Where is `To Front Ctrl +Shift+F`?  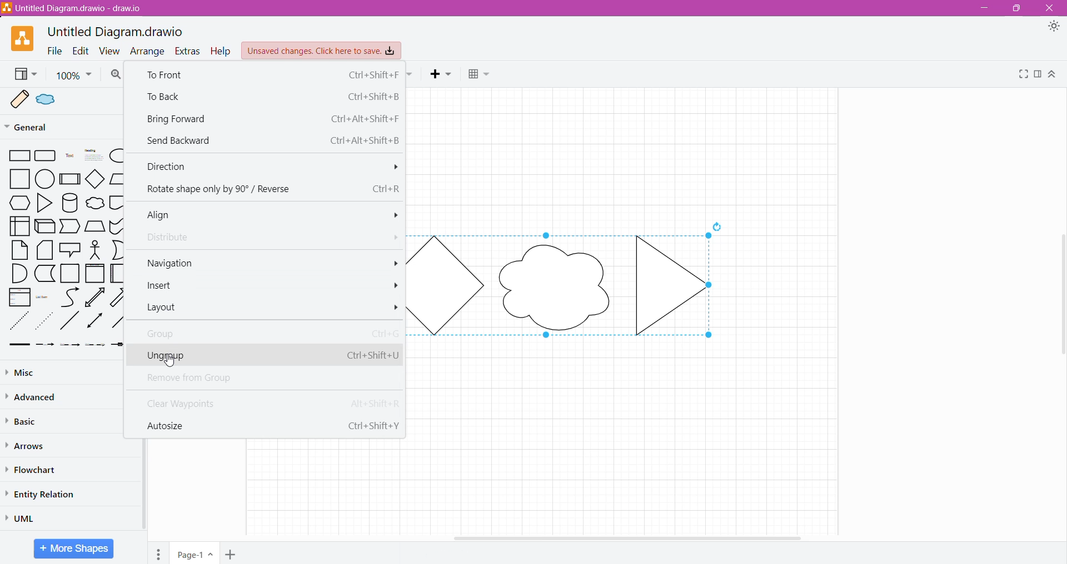
To Front Ctrl +Shift+F is located at coordinates (271, 75).